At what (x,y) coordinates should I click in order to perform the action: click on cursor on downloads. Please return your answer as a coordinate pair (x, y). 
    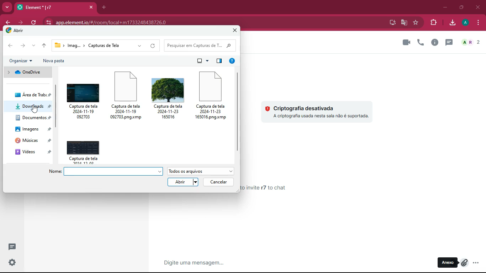
    Looking at the image, I should click on (36, 110).